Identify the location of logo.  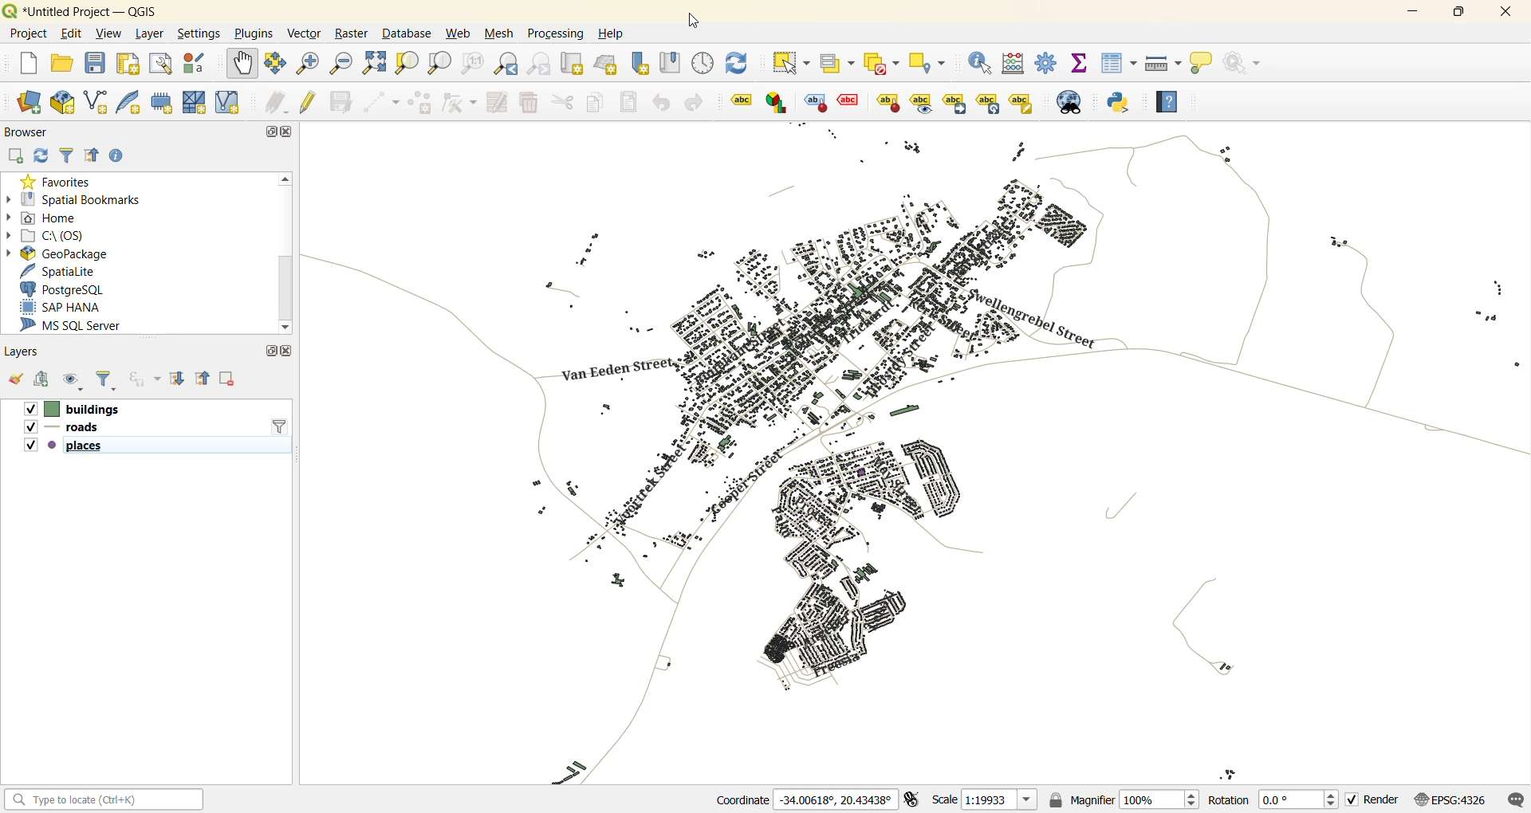
(10, 10).